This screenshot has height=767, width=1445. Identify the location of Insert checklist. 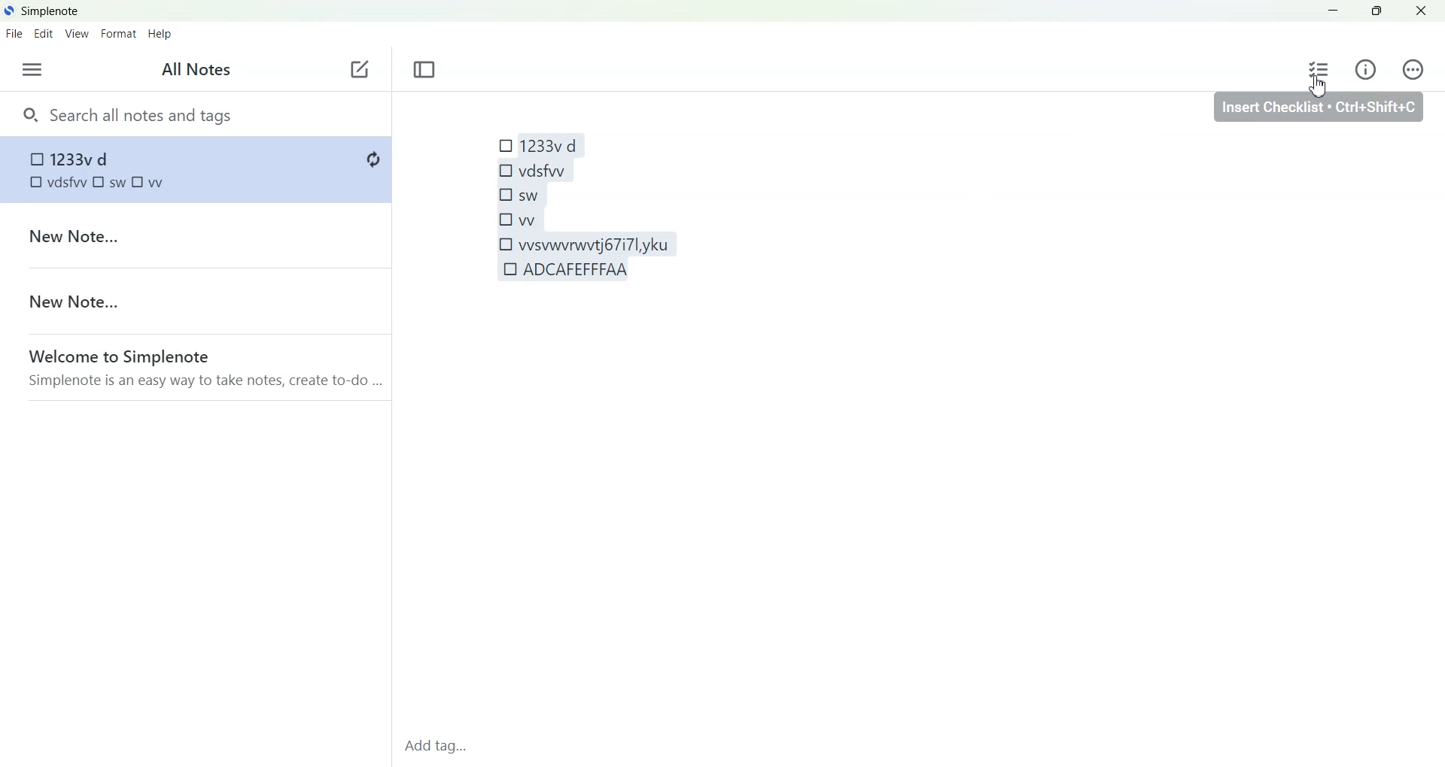
(1317, 69).